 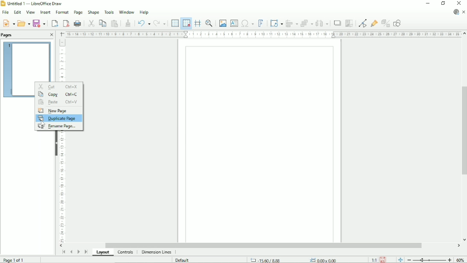 I want to click on Display grid, so click(x=174, y=23).